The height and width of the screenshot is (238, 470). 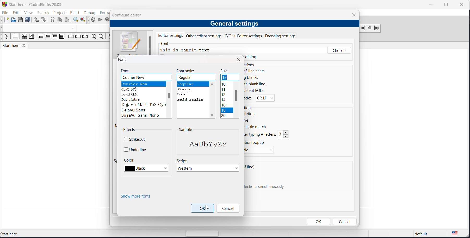 I want to click on Line, so click(x=251, y=168).